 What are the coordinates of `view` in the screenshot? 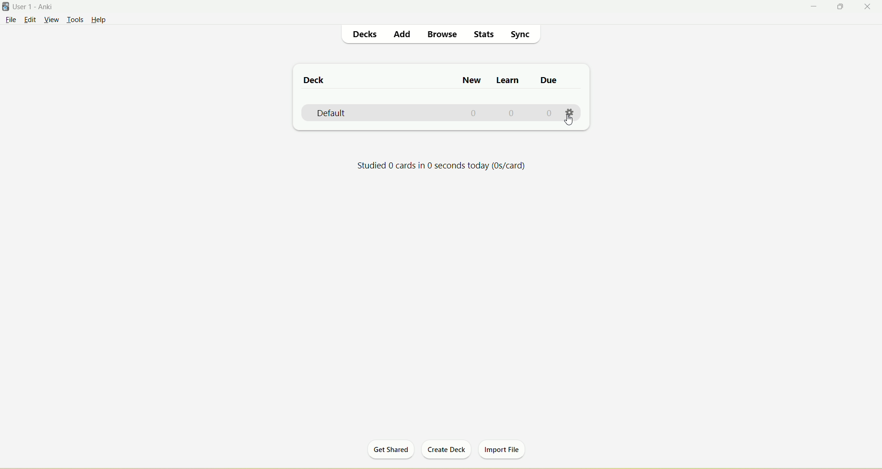 It's located at (51, 20).